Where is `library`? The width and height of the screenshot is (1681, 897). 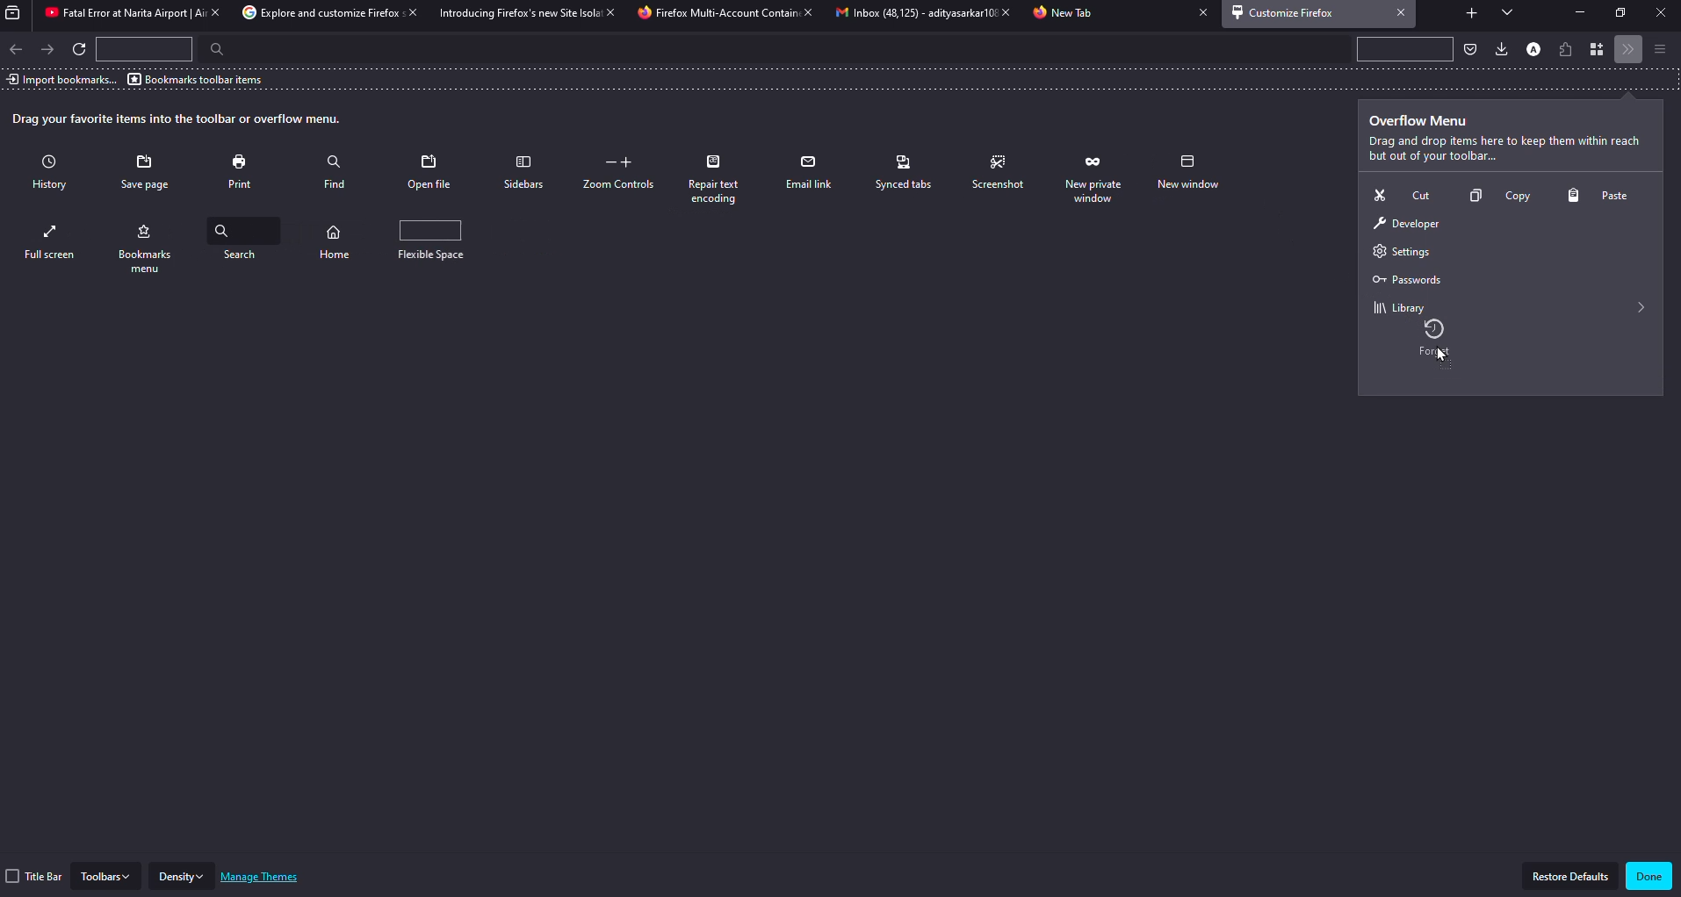
library is located at coordinates (1397, 306).